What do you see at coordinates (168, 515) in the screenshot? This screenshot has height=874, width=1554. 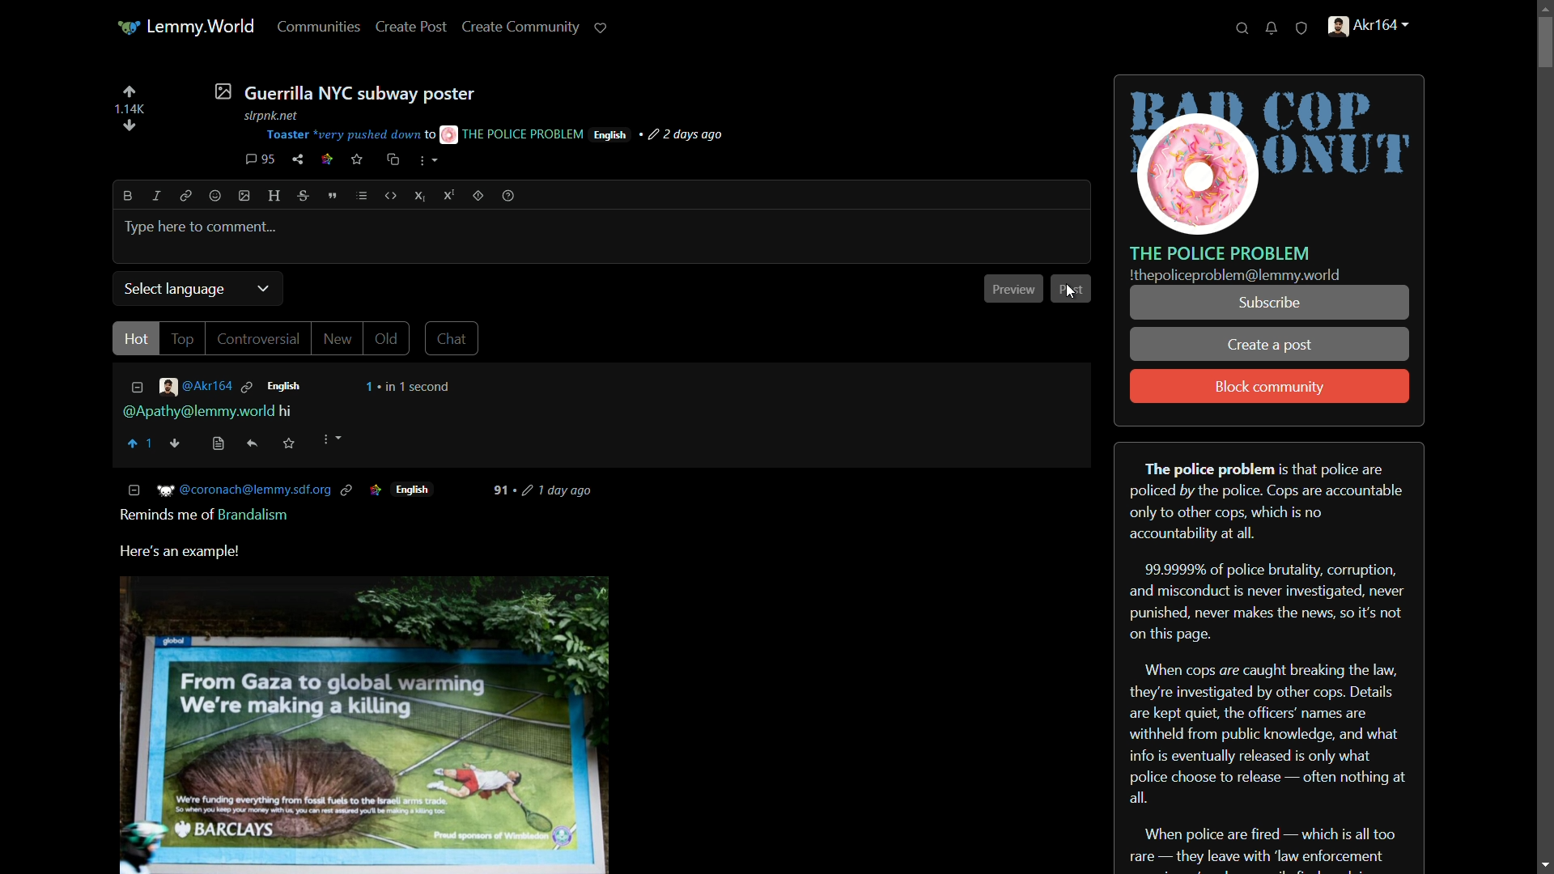 I see `Reminds me of` at bounding box center [168, 515].